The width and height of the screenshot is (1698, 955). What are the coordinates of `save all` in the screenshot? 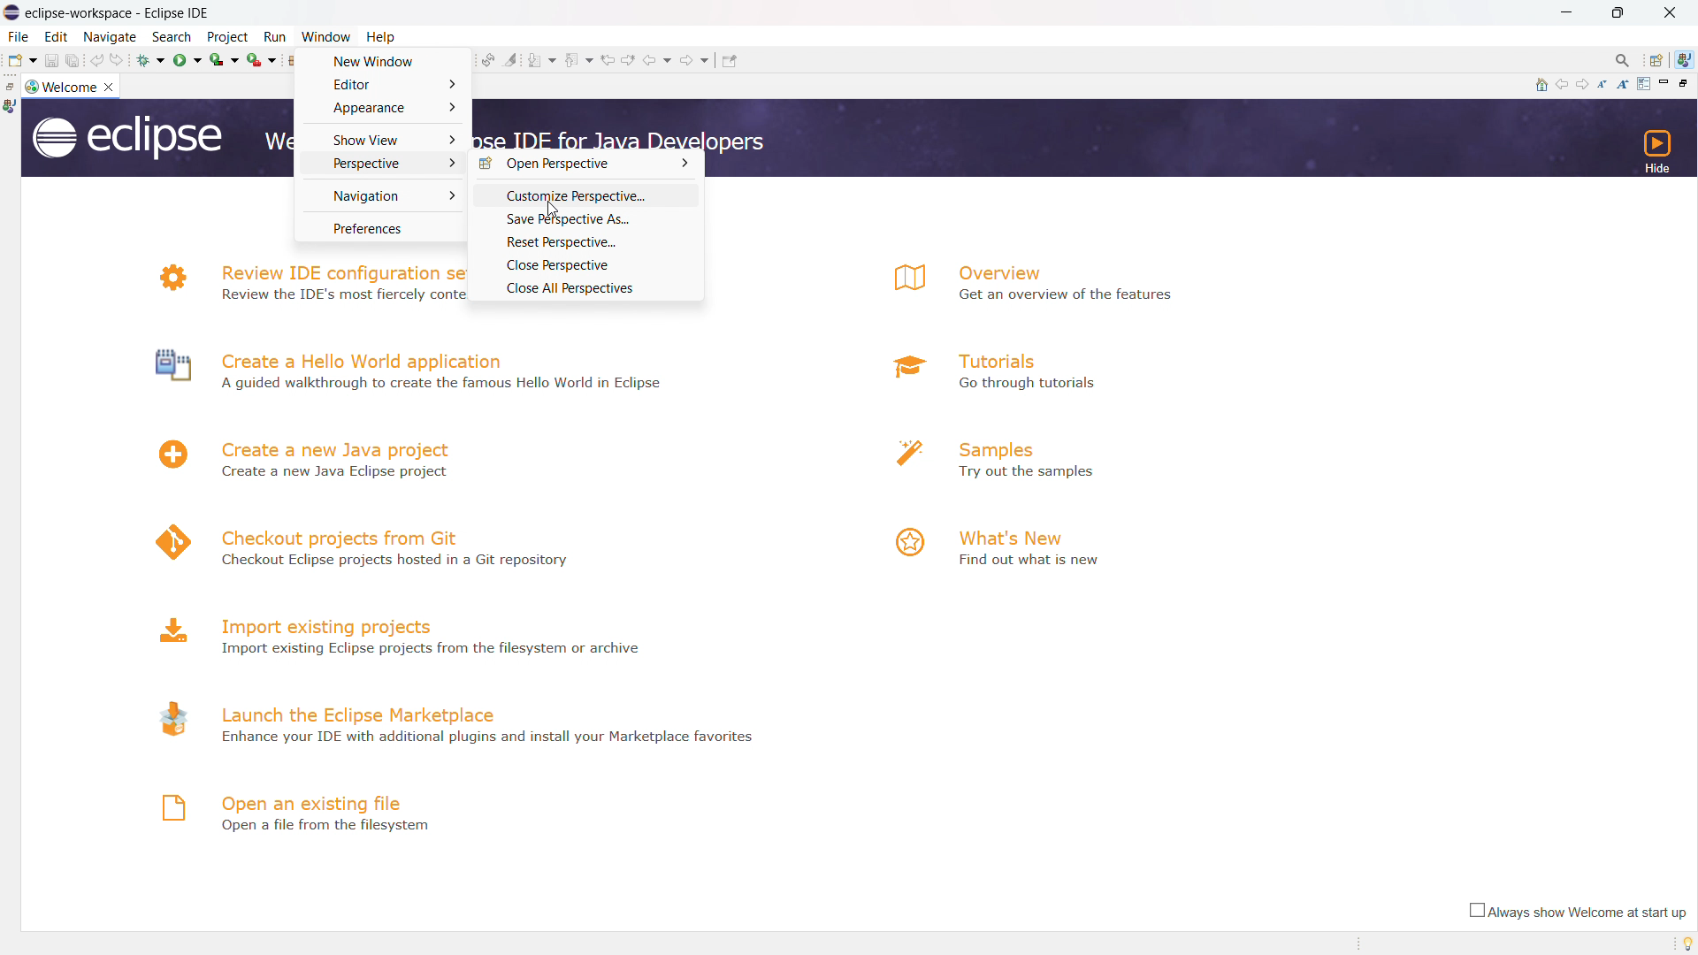 It's located at (73, 60).